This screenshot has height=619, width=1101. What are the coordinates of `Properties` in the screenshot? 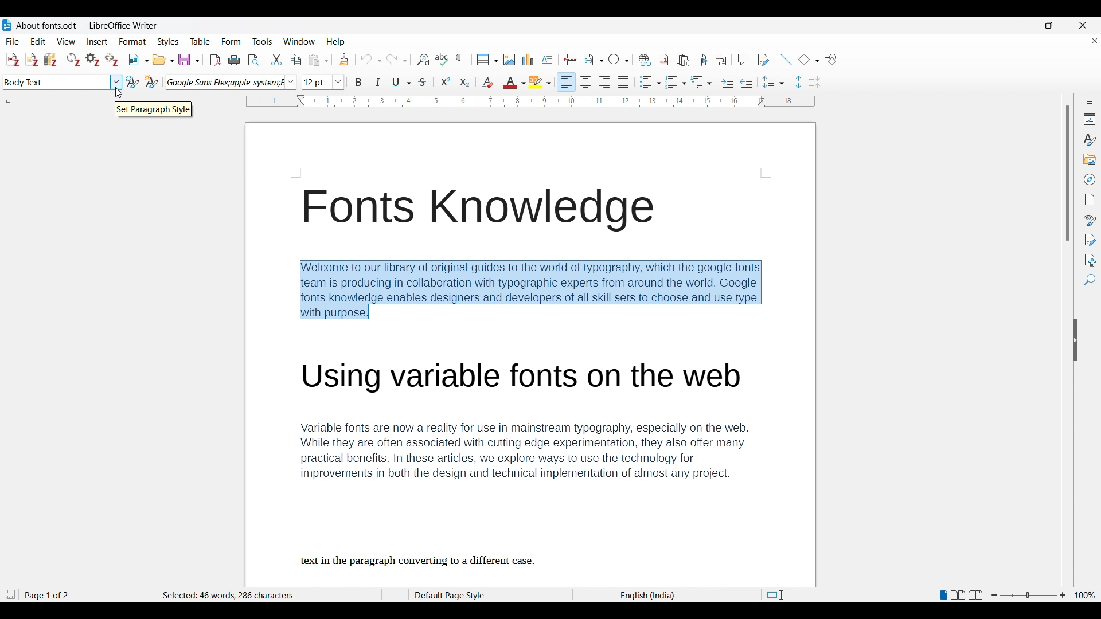 It's located at (1090, 119).